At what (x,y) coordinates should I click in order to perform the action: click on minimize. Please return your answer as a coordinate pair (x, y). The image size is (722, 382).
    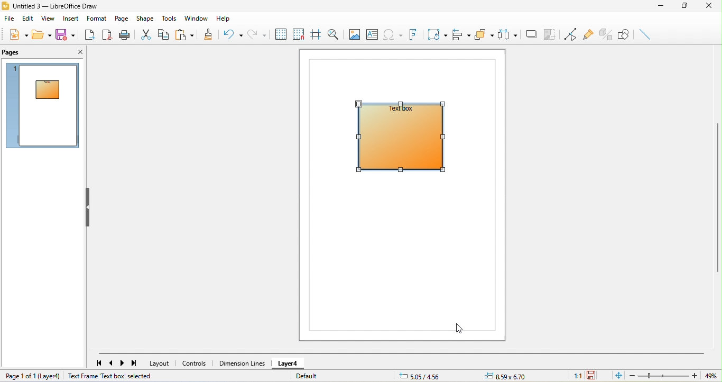
    Looking at the image, I should click on (662, 6).